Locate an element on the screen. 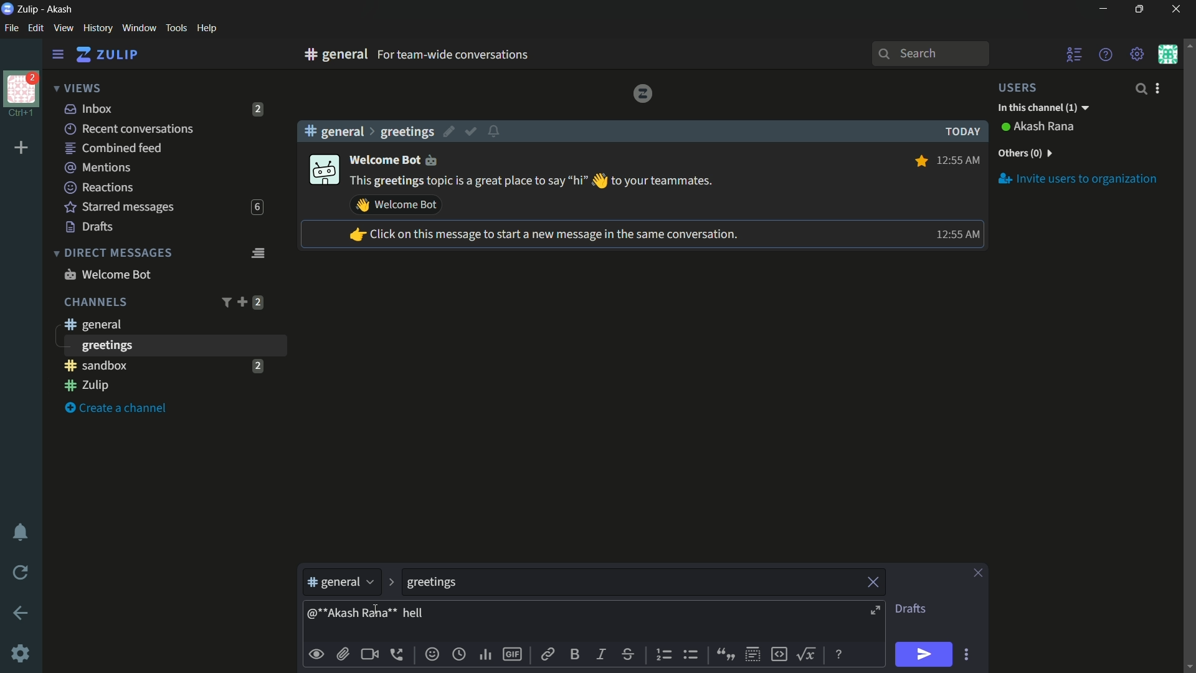  close pane is located at coordinates (978, 574).